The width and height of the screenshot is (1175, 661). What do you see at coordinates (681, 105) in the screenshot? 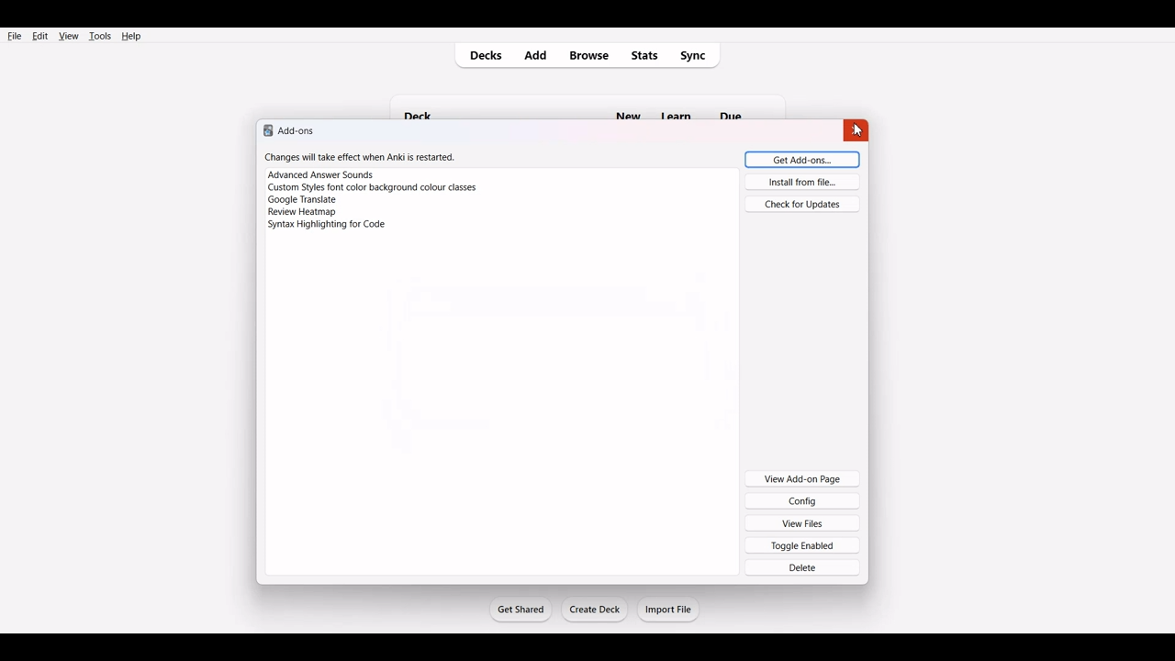
I see `` at bounding box center [681, 105].